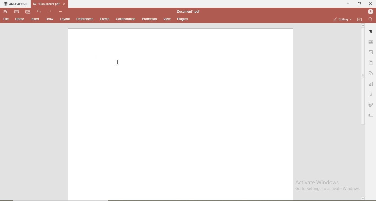 The height and width of the screenshot is (201, 376). Describe the element at coordinates (97, 57) in the screenshot. I see `text cursor` at that location.